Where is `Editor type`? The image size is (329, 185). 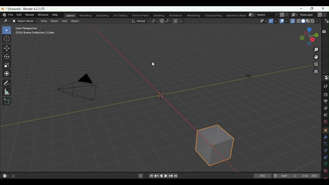
Editor type is located at coordinates (325, 78).